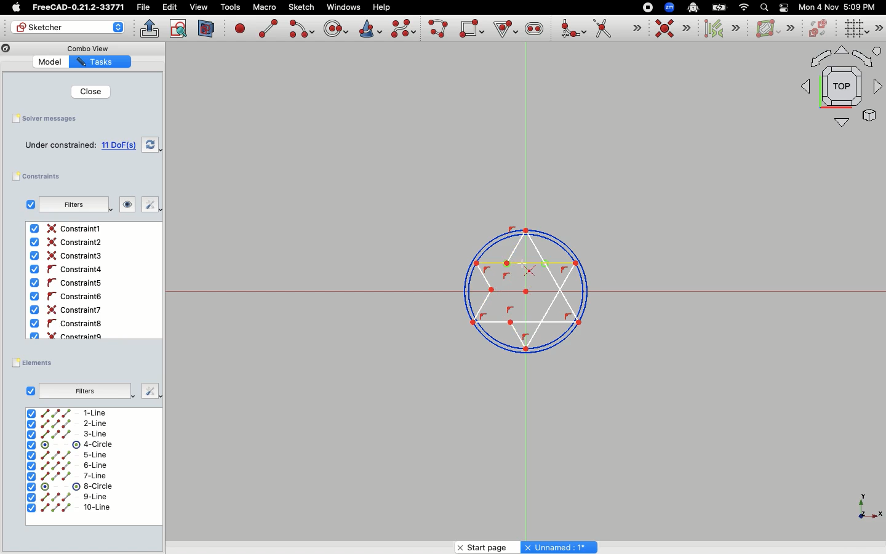 Image resolution: width=886 pixels, height=554 pixels. I want to click on Constraint2, so click(69, 243).